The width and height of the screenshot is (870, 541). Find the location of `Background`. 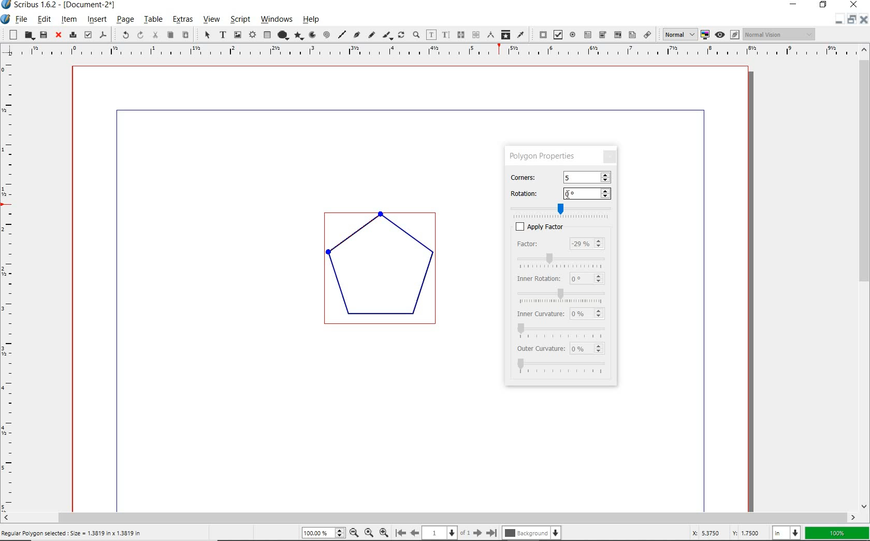

Background is located at coordinates (533, 533).